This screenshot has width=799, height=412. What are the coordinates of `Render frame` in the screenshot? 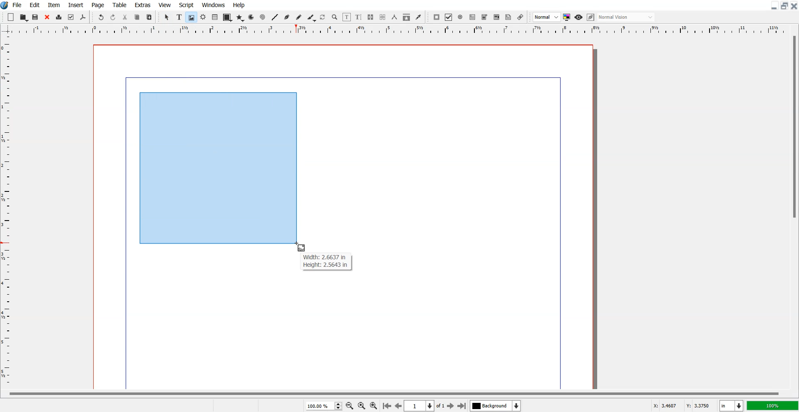 It's located at (203, 17).